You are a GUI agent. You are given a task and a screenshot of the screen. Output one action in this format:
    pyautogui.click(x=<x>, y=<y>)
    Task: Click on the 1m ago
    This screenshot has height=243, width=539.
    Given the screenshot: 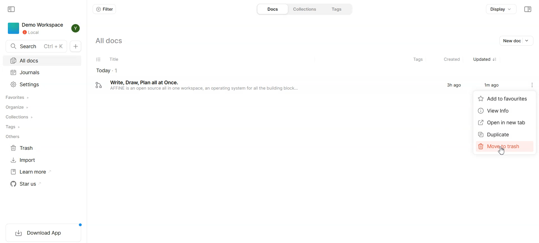 What is the action you would take?
    pyautogui.click(x=491, y=85)
    